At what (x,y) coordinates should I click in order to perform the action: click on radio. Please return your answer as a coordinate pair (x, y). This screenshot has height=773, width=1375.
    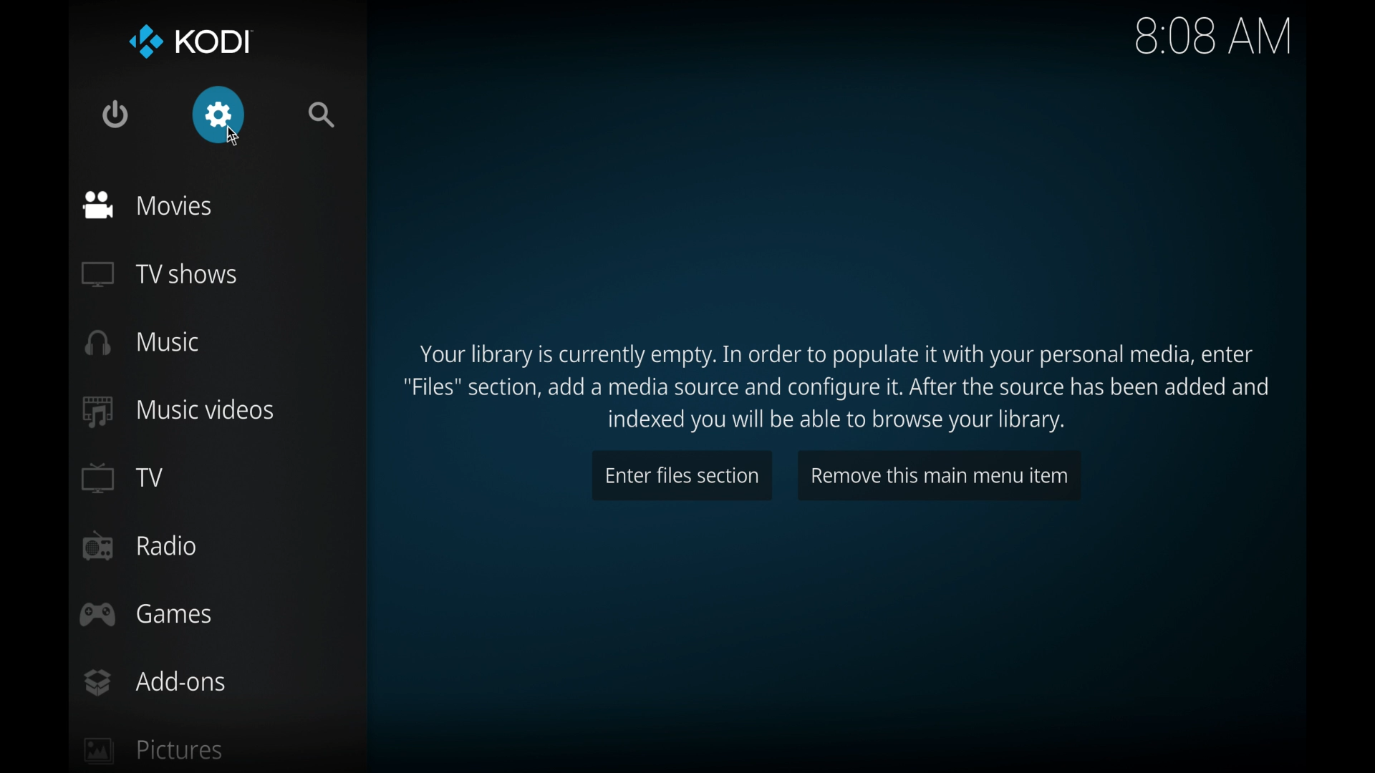
    Looking at the image, I should click on (140, 545).